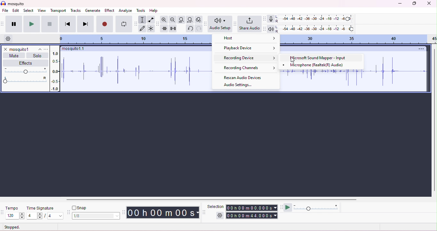 This screenshot has height=231, width=437. Describe the element at coordinates (264, 19) in the screenshot. I see `recording meter tool bar` at that location.